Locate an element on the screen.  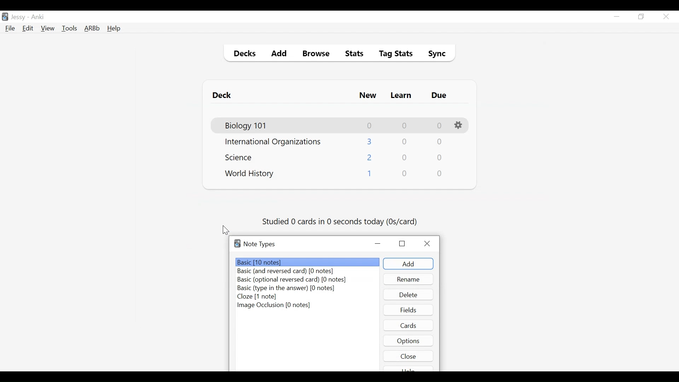
Restore is located at coordinates (402, 243).